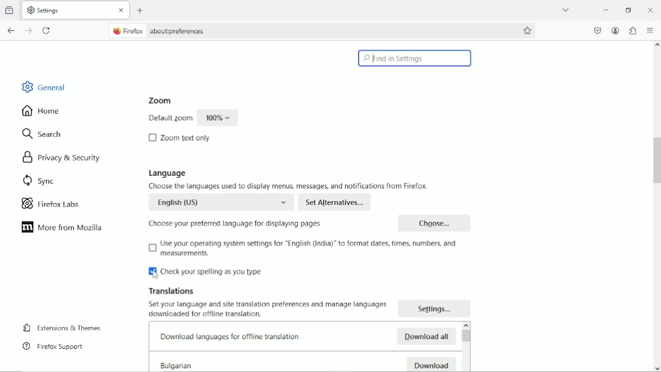  What do you see at coordinates (162, 99) in the screenshot?
I see `Zoom` at bounding box center [162, 99].